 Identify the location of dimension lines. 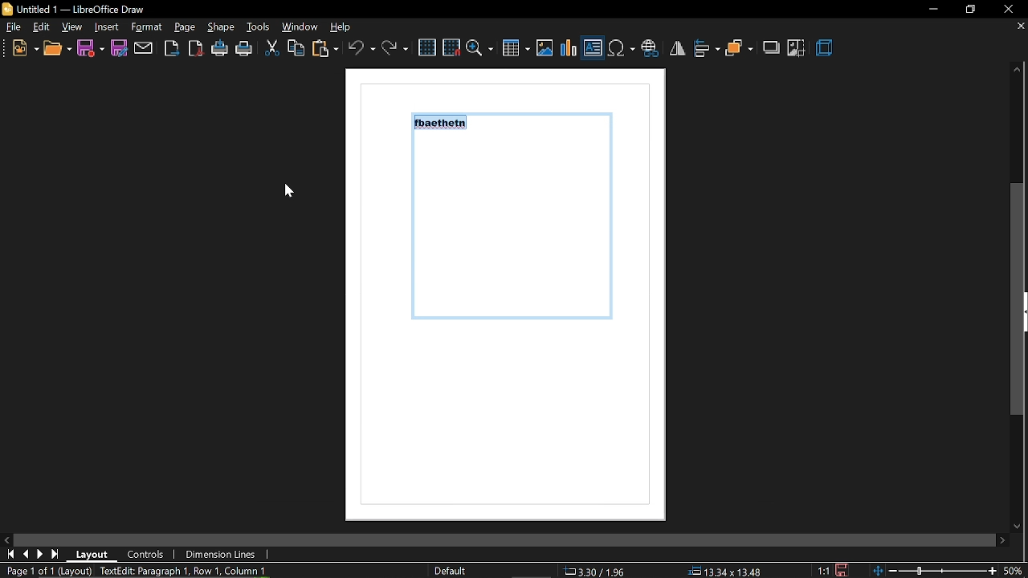
(219, 556).